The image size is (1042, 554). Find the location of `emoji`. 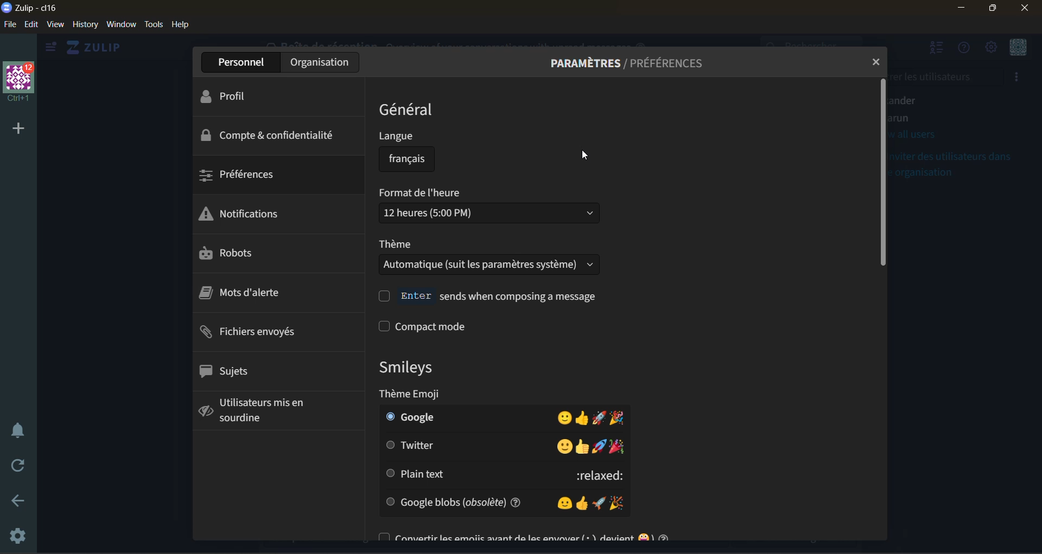

emoji is located at coordinates (404, 367).